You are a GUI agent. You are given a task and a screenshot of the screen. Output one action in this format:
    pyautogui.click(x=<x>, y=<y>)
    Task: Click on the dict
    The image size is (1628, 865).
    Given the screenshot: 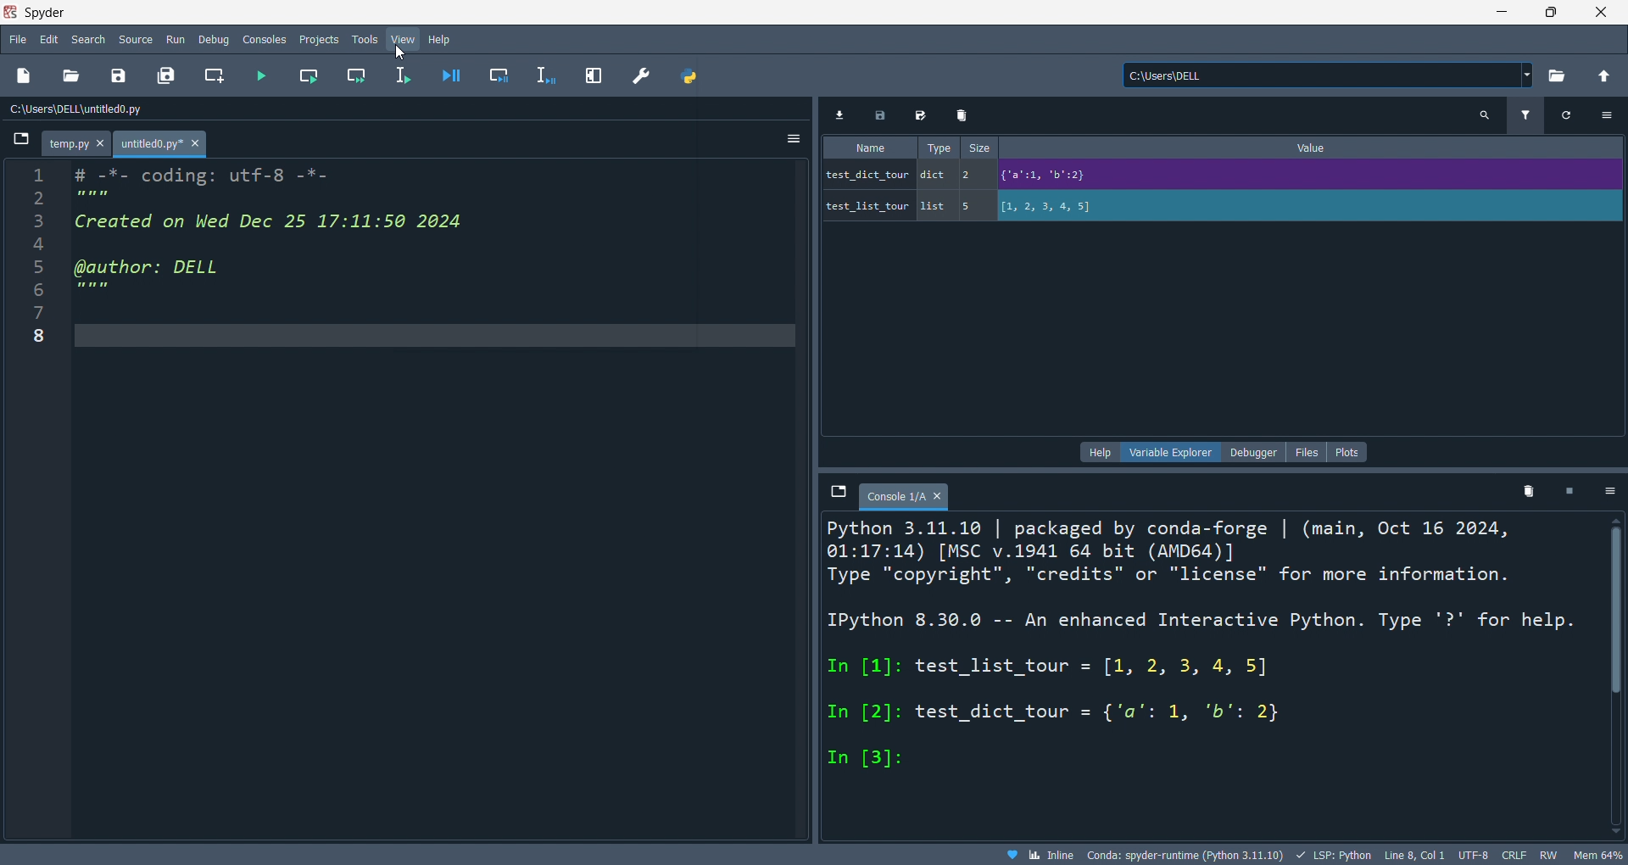 What is the action you would take?
    pyautogui.click(x=937, y=177)
    